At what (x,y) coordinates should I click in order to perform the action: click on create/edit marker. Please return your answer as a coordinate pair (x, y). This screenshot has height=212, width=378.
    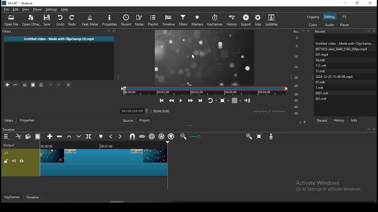
    Looking at the image, I should click on (102, 137).